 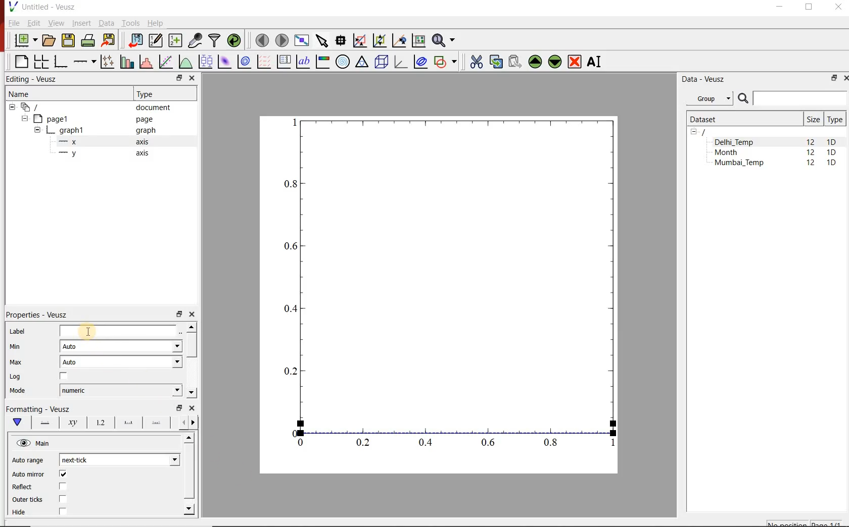 I want to click on next-tick, so click(x=119, y=460).